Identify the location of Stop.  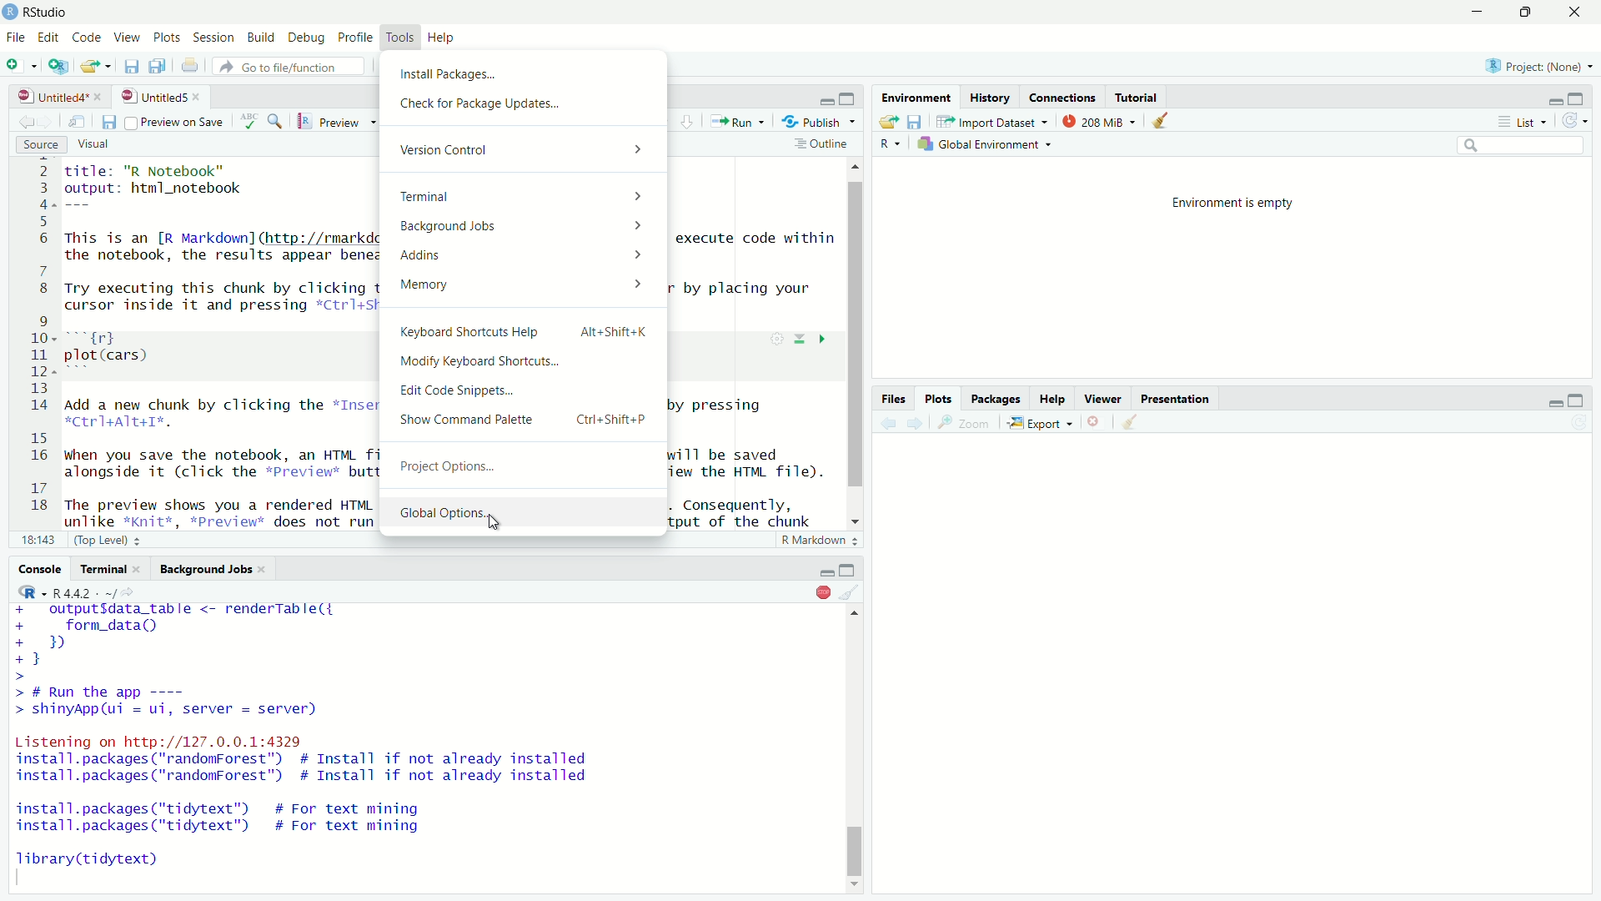
(822, 592).